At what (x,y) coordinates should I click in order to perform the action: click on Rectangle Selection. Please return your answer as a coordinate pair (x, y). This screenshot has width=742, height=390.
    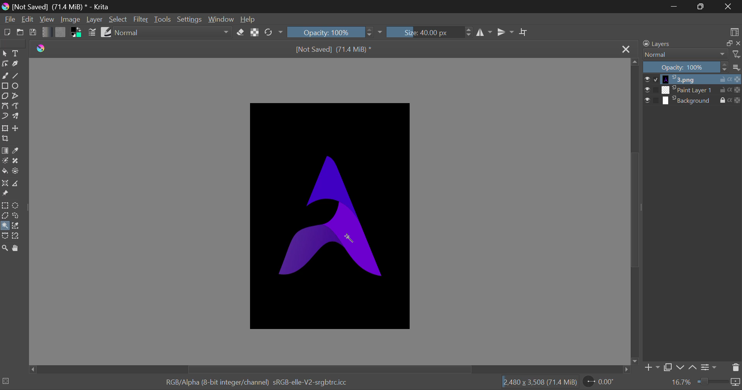
    Looking at the image, I should click on (6, 206).